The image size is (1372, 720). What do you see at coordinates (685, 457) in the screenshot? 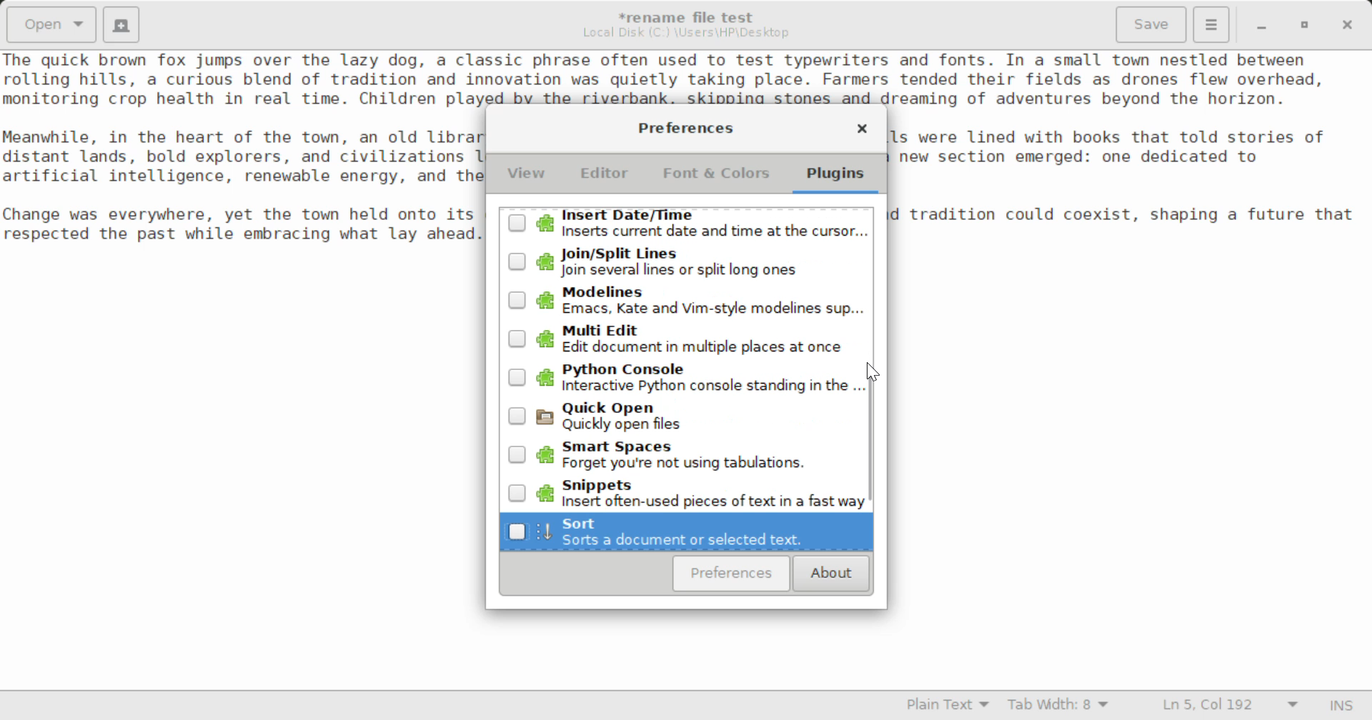
I see `Unselected Smart Spaces` at bounding box center [685, 457].